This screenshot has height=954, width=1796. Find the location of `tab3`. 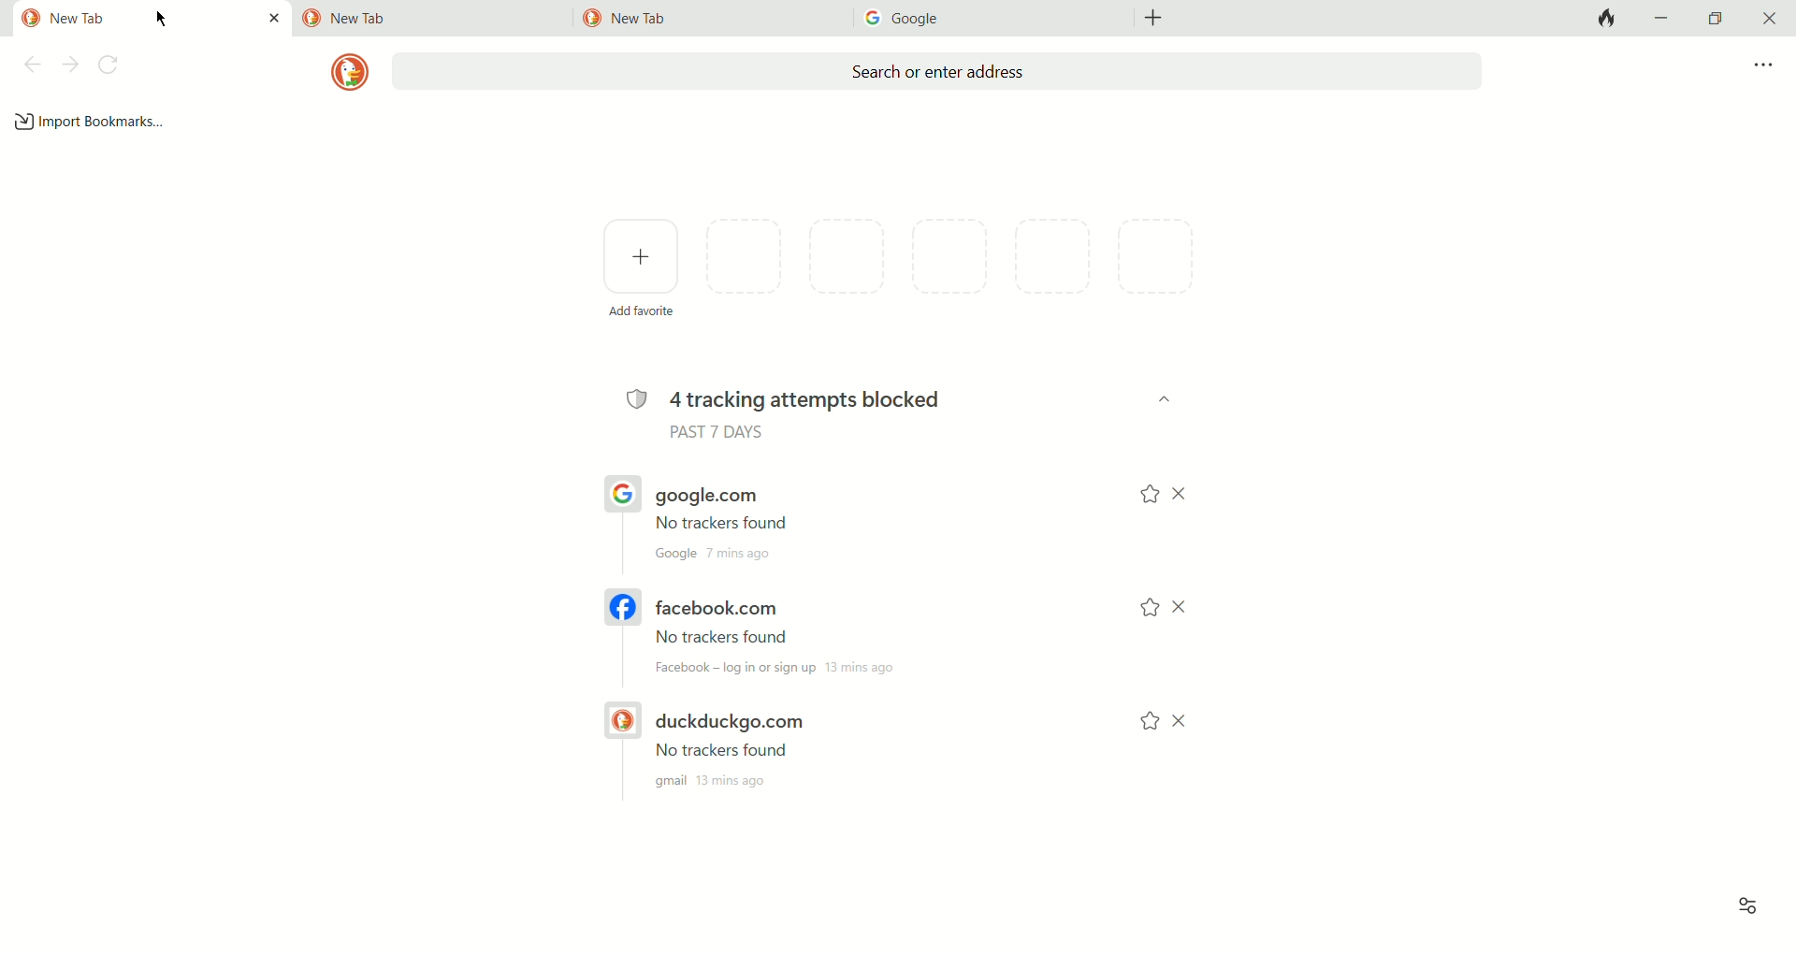

tab3 is located at coordinates (995, 20).